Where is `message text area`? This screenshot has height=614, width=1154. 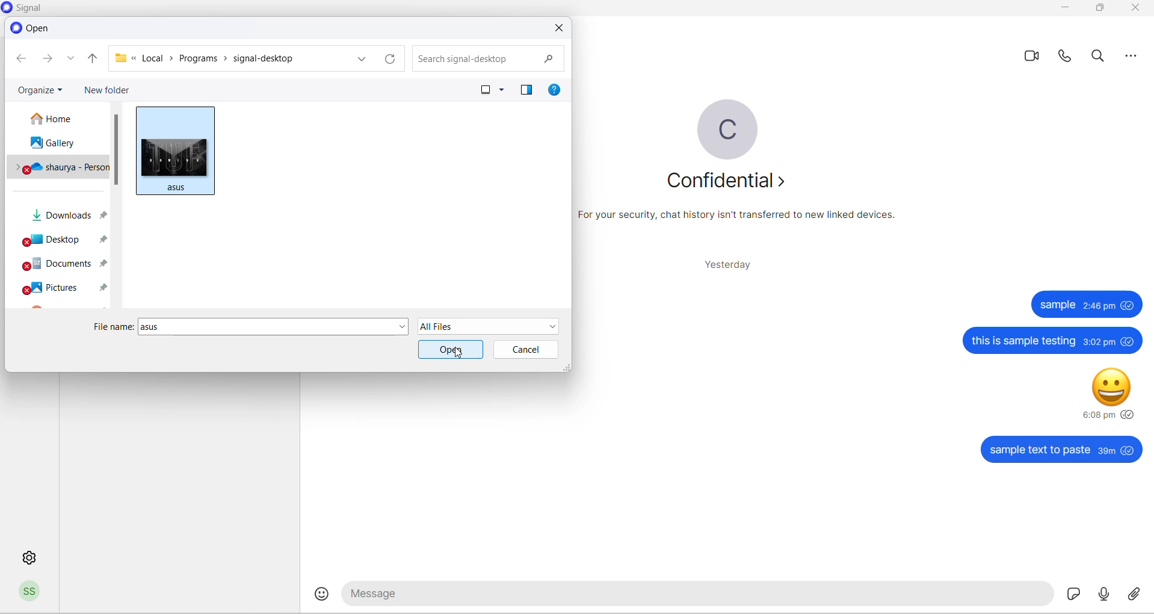 message text area is located at coordinates (694, 595).